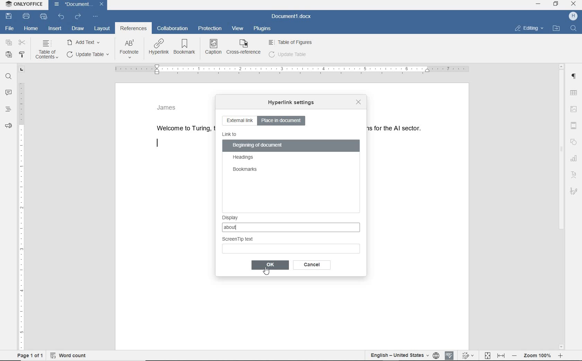 The height and width of the screenshot is (361, 582). What do you see at coordinates (270, 264) in the screenshot?
I see `ok` at bounding box center [270, 264].